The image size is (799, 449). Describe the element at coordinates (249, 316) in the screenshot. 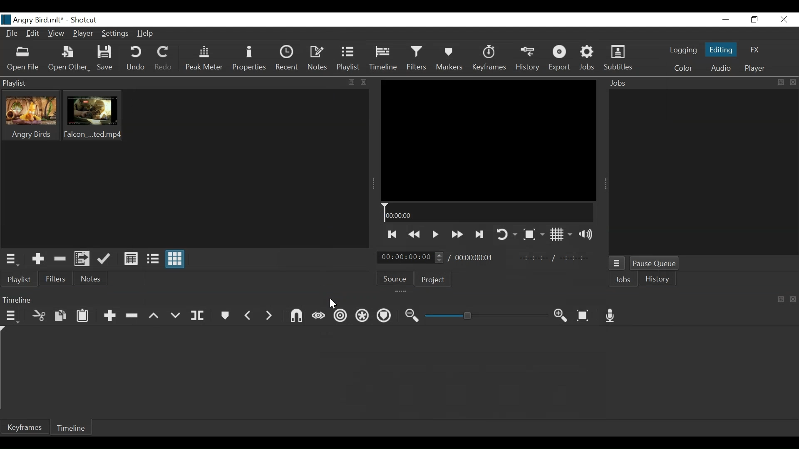

I see `Previous marker` at that location.